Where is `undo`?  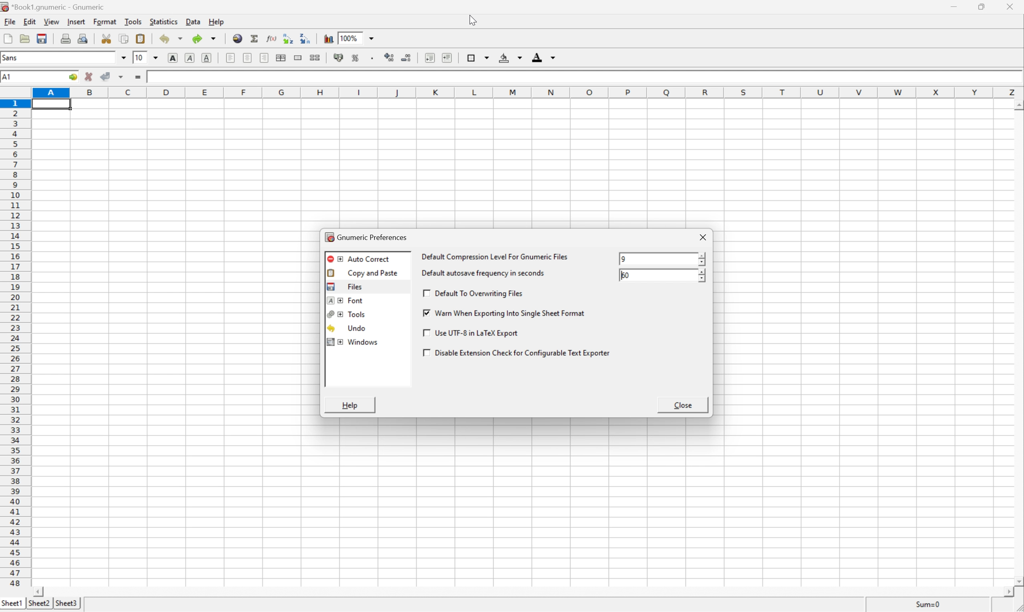 undo is located at coordinates (170, 38).